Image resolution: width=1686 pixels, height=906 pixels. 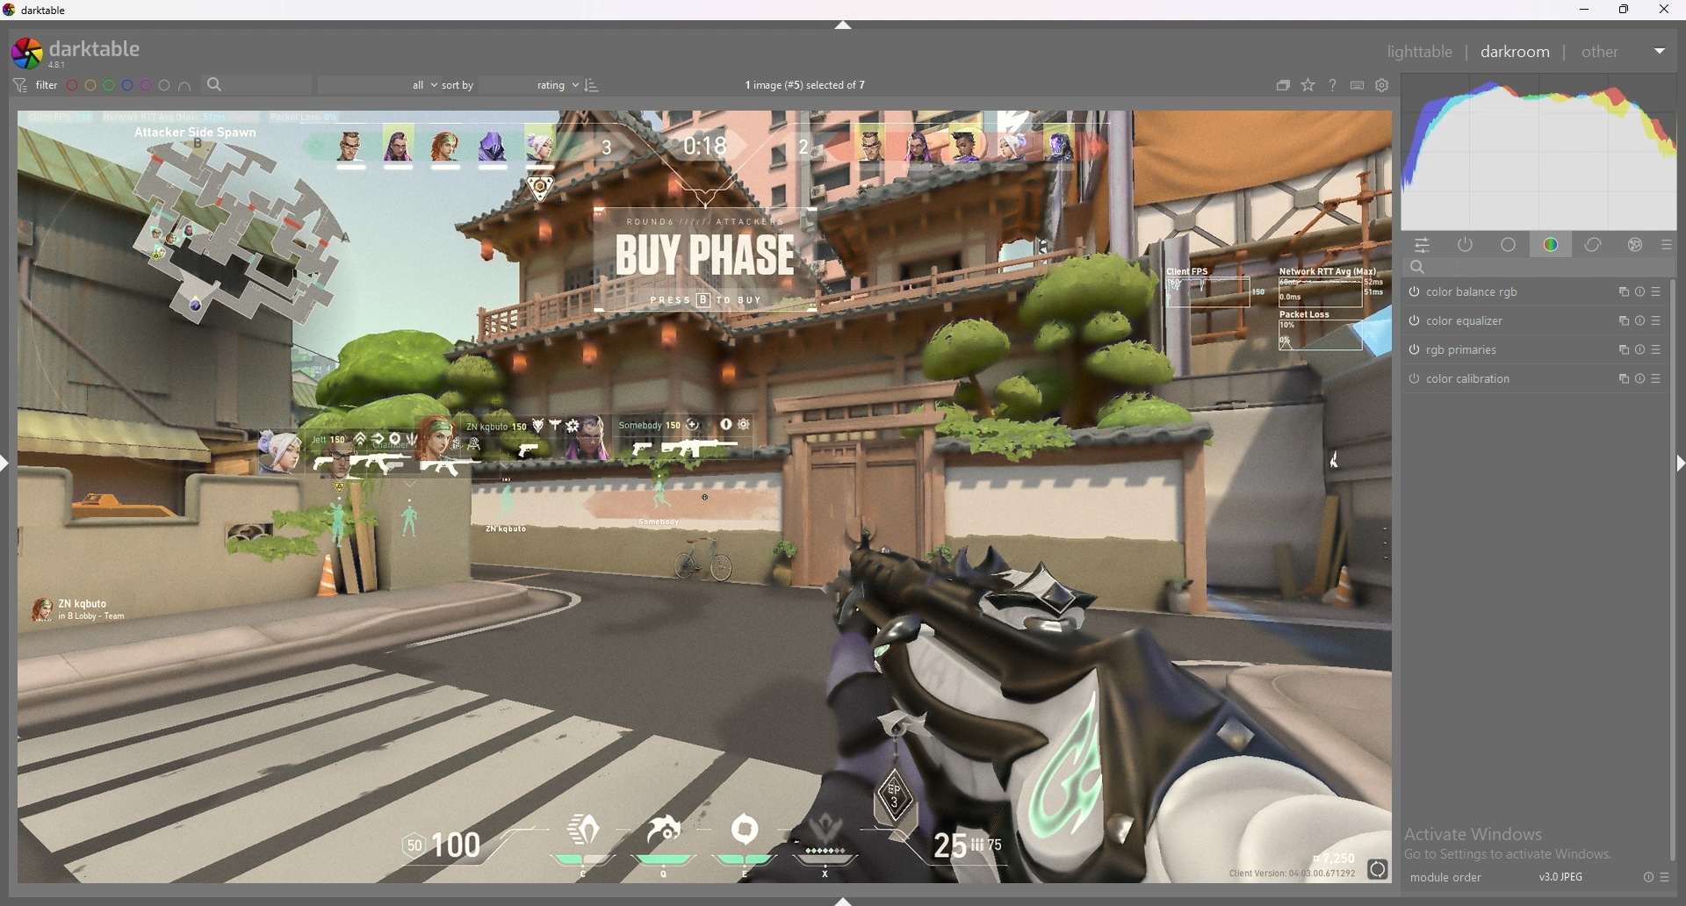 I want to click on photo, so click(x=703, y=494).